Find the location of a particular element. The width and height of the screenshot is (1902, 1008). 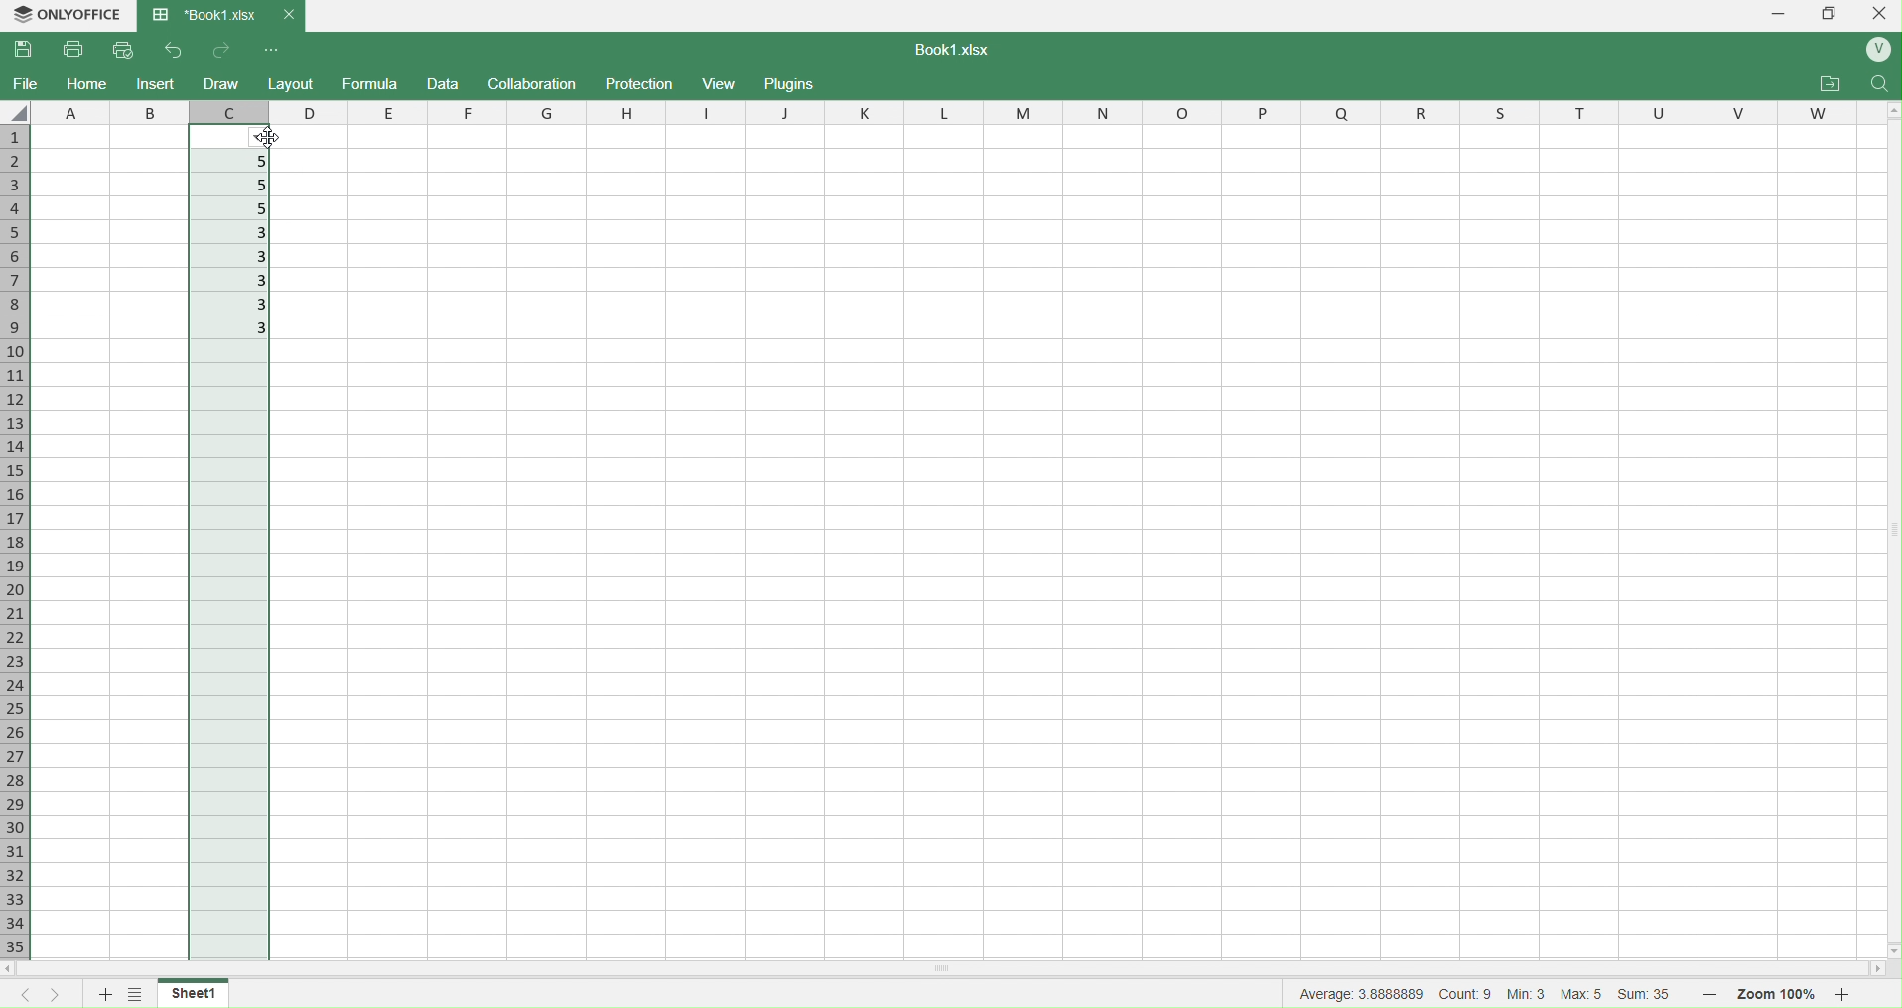

3 is located at coordinates (228, 306).